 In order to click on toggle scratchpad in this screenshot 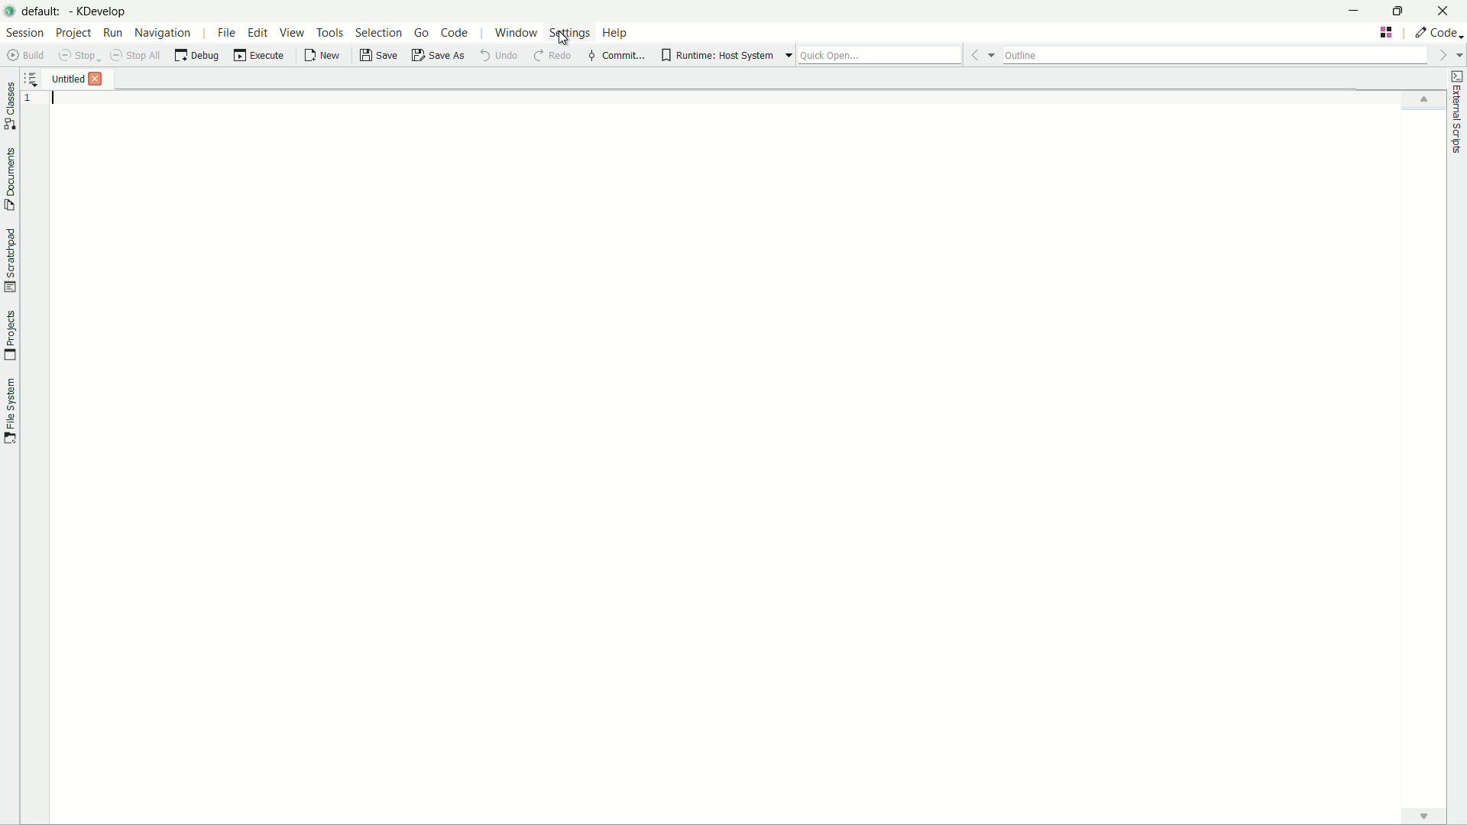, I will do `click(11, 262)`.